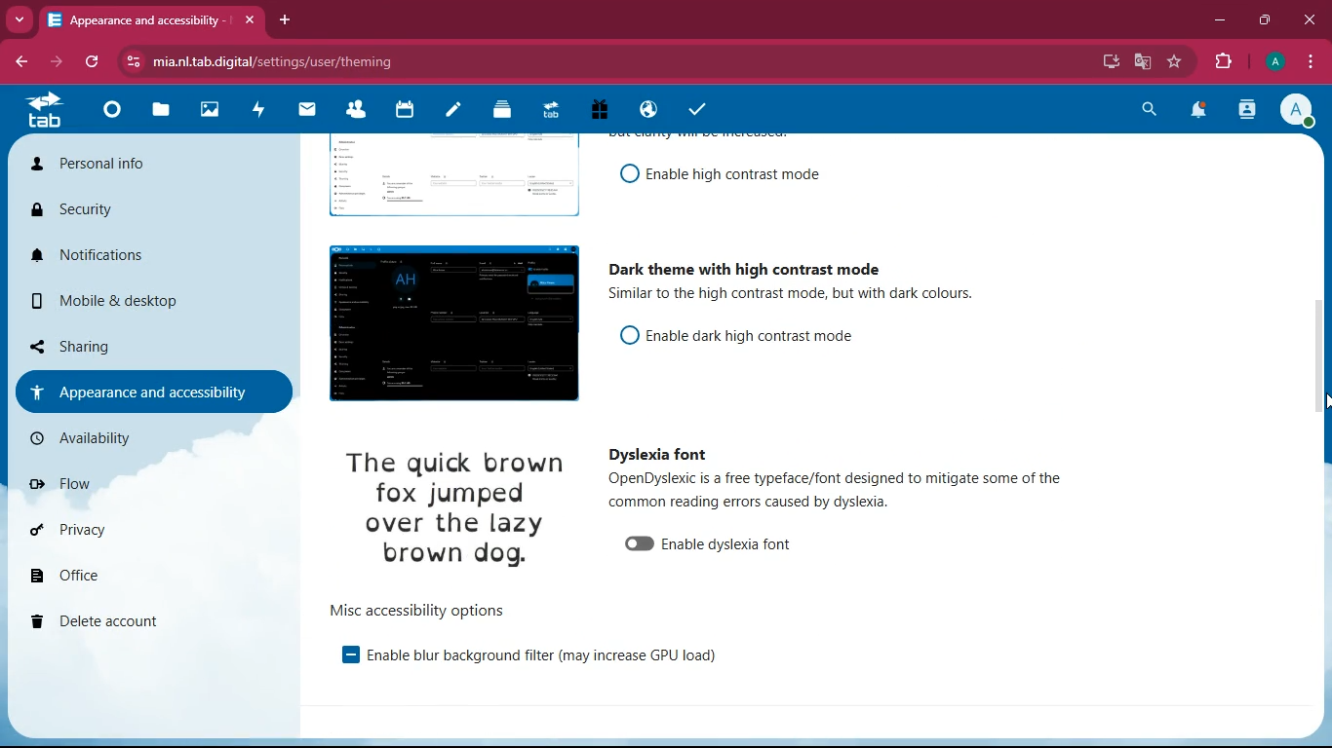 This screenshot has height=748, width=1332. What do you see at coordinates (754, 332) in the screenshot?
I see `enable` at bounding box center [754, 332].